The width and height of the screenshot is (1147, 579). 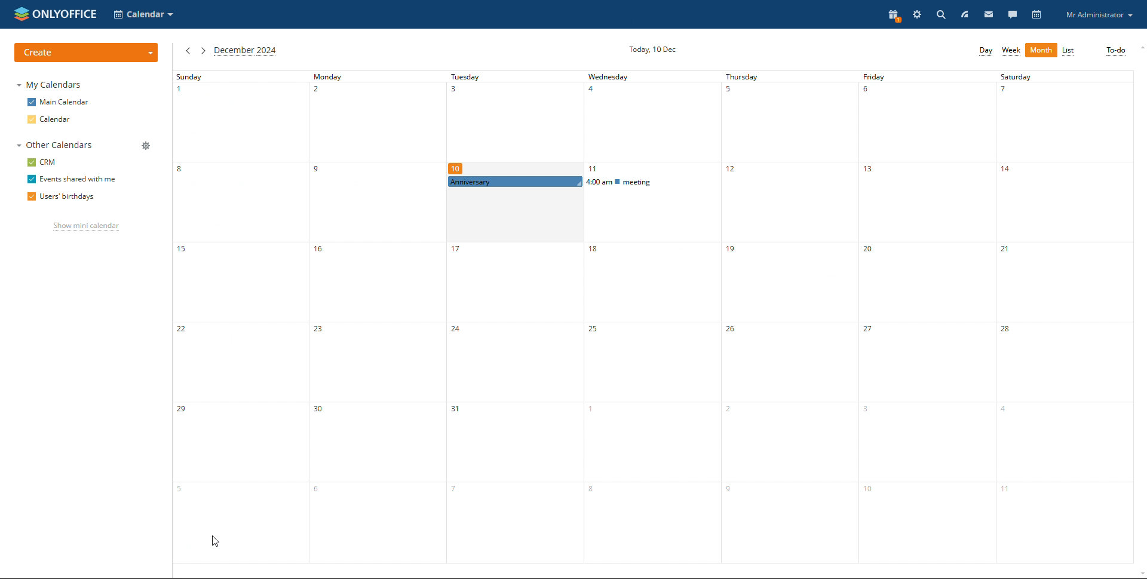 What do you see at coordinates (145, 146) in the screenshot?
I see `manage` at bounding box center [145, 146].